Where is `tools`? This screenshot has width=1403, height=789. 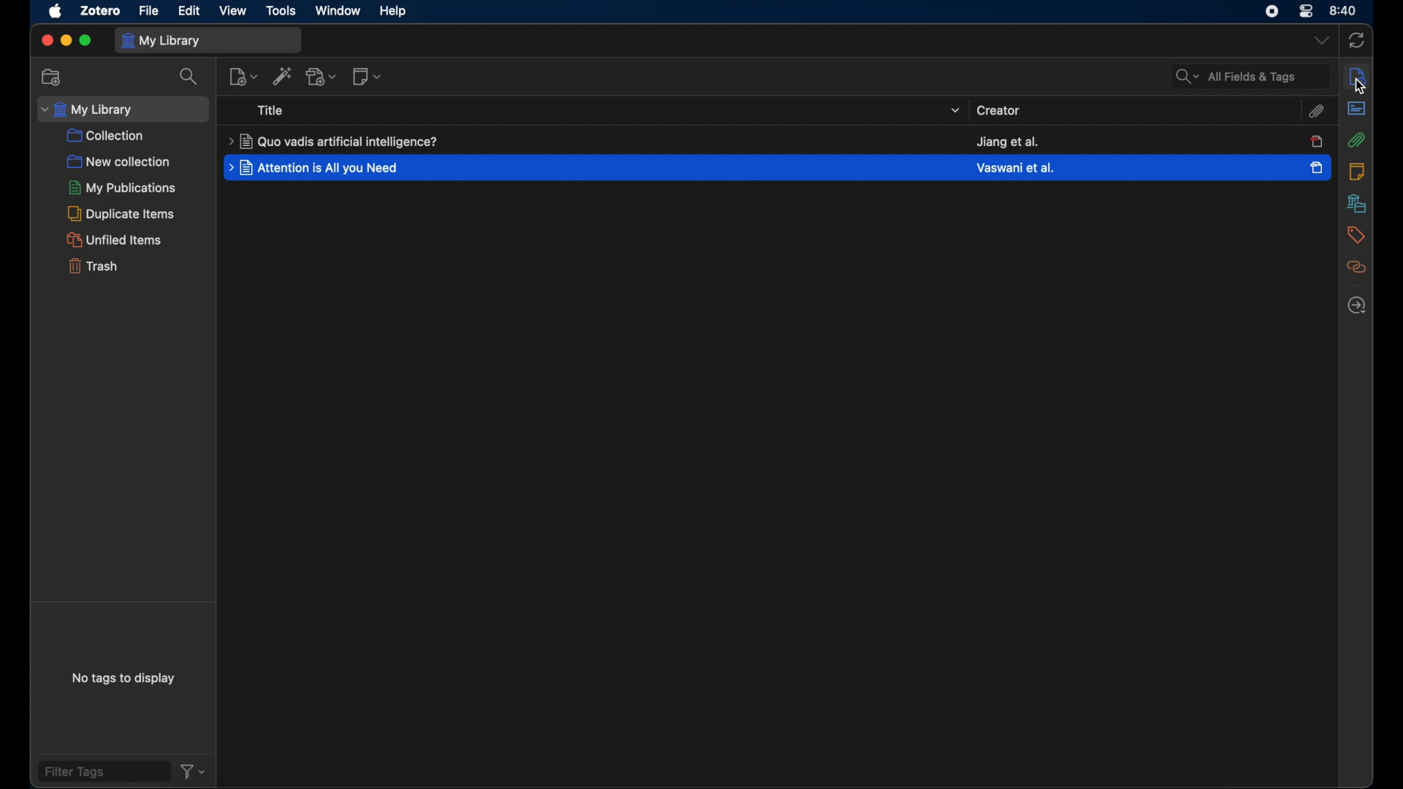 tools is located at coordinates (281, 10).